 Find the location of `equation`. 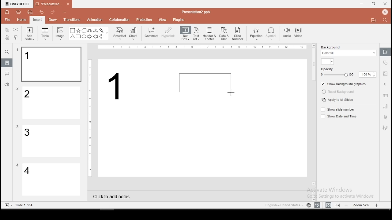

equation is located at coordinates (256, 34).